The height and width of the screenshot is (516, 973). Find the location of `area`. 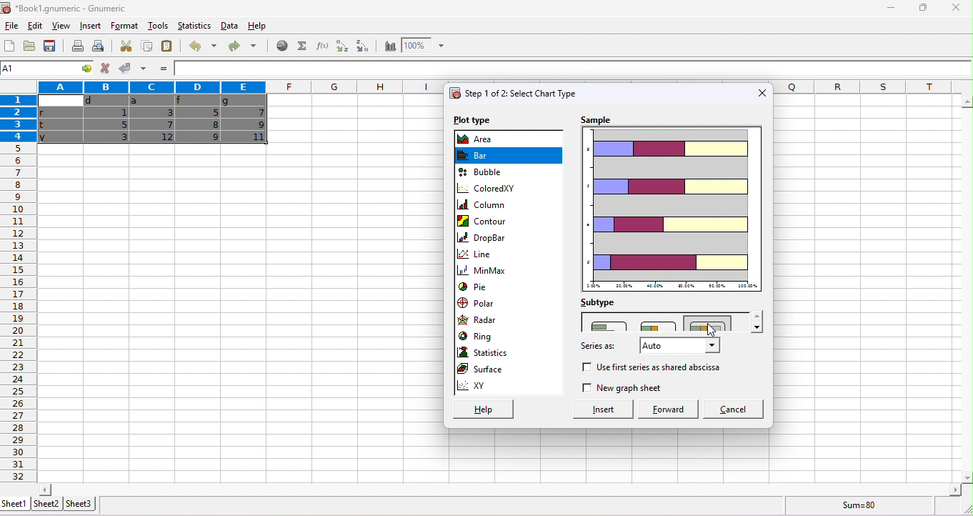

area is located at coordinates (480, 139).